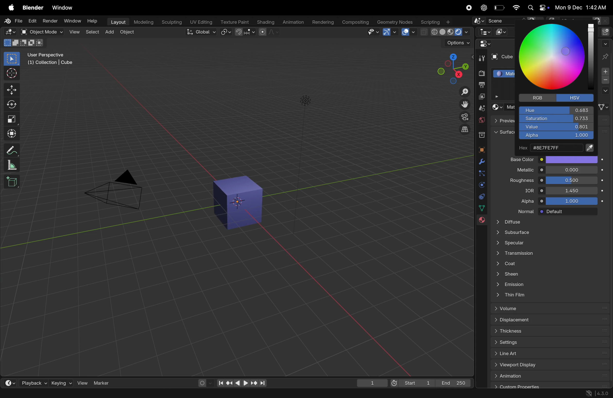 The width and height of the screenshot is (613, 398). Describe the element at coordinates (547, 255) in the screenshot. I see `Transition` at that location.